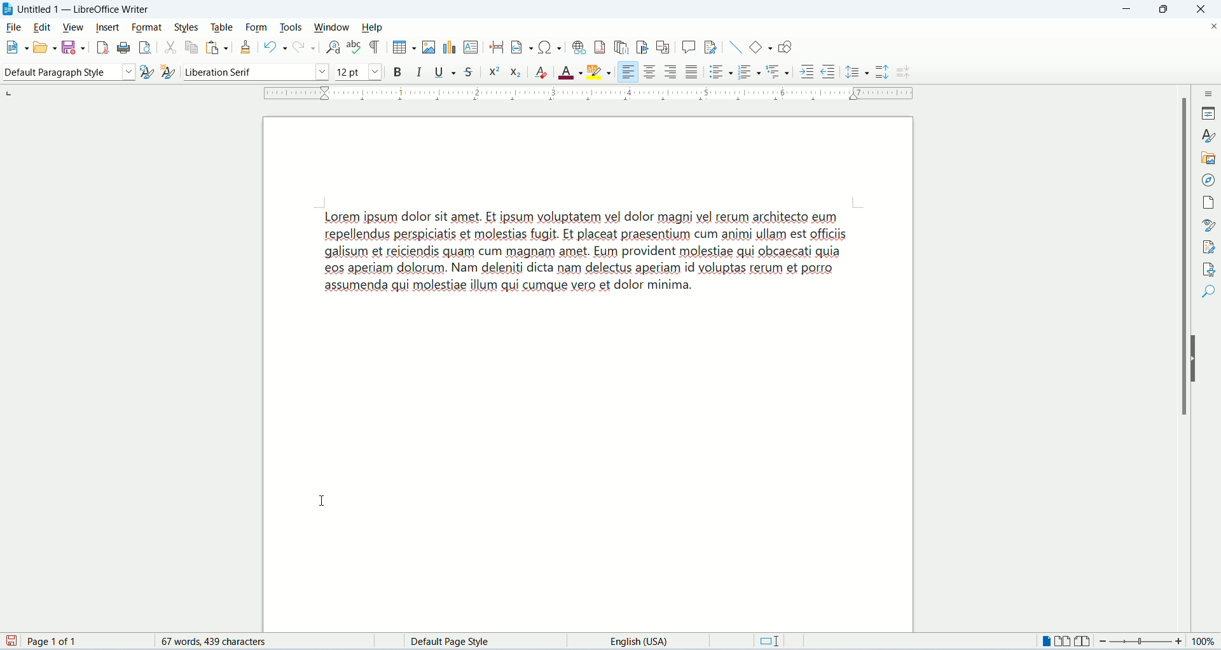 The image size is (1221, 650). I want to click on single page view, so click(1047, 642).